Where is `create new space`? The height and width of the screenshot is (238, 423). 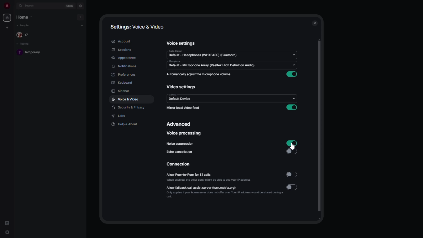
create new space is located at coordinates (7, 27).